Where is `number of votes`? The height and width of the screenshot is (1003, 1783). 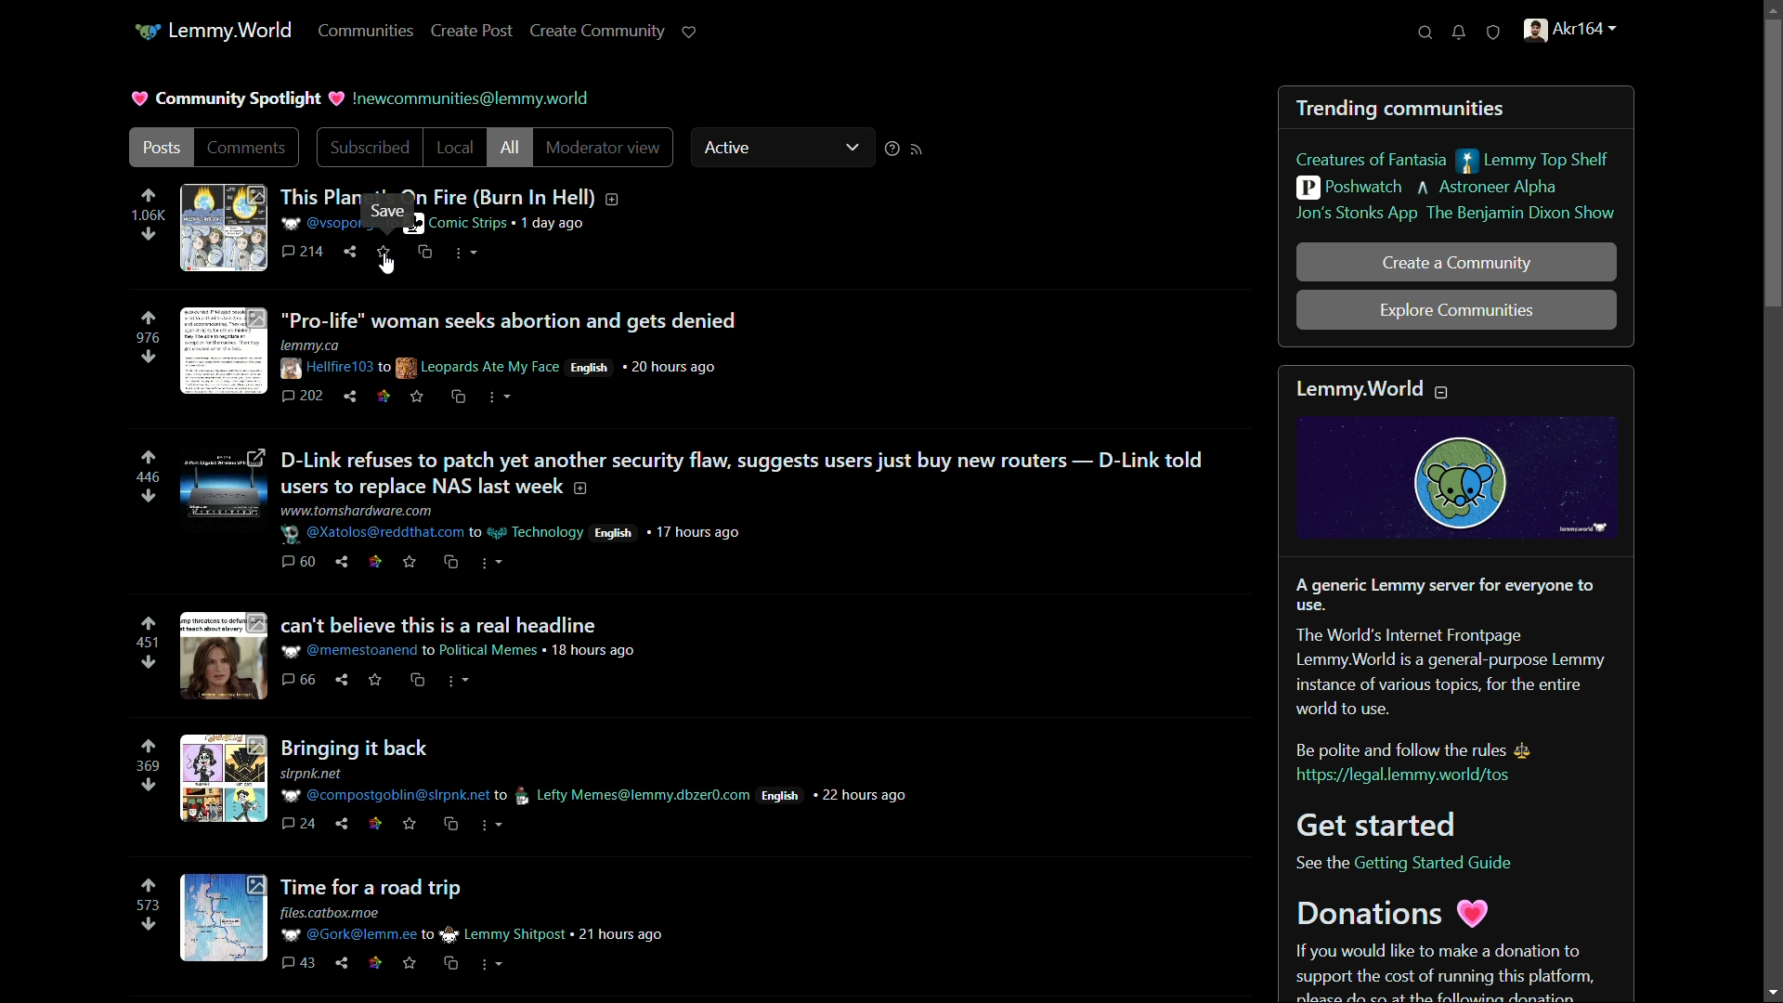
number of votes is located at coordinates (146, 905).